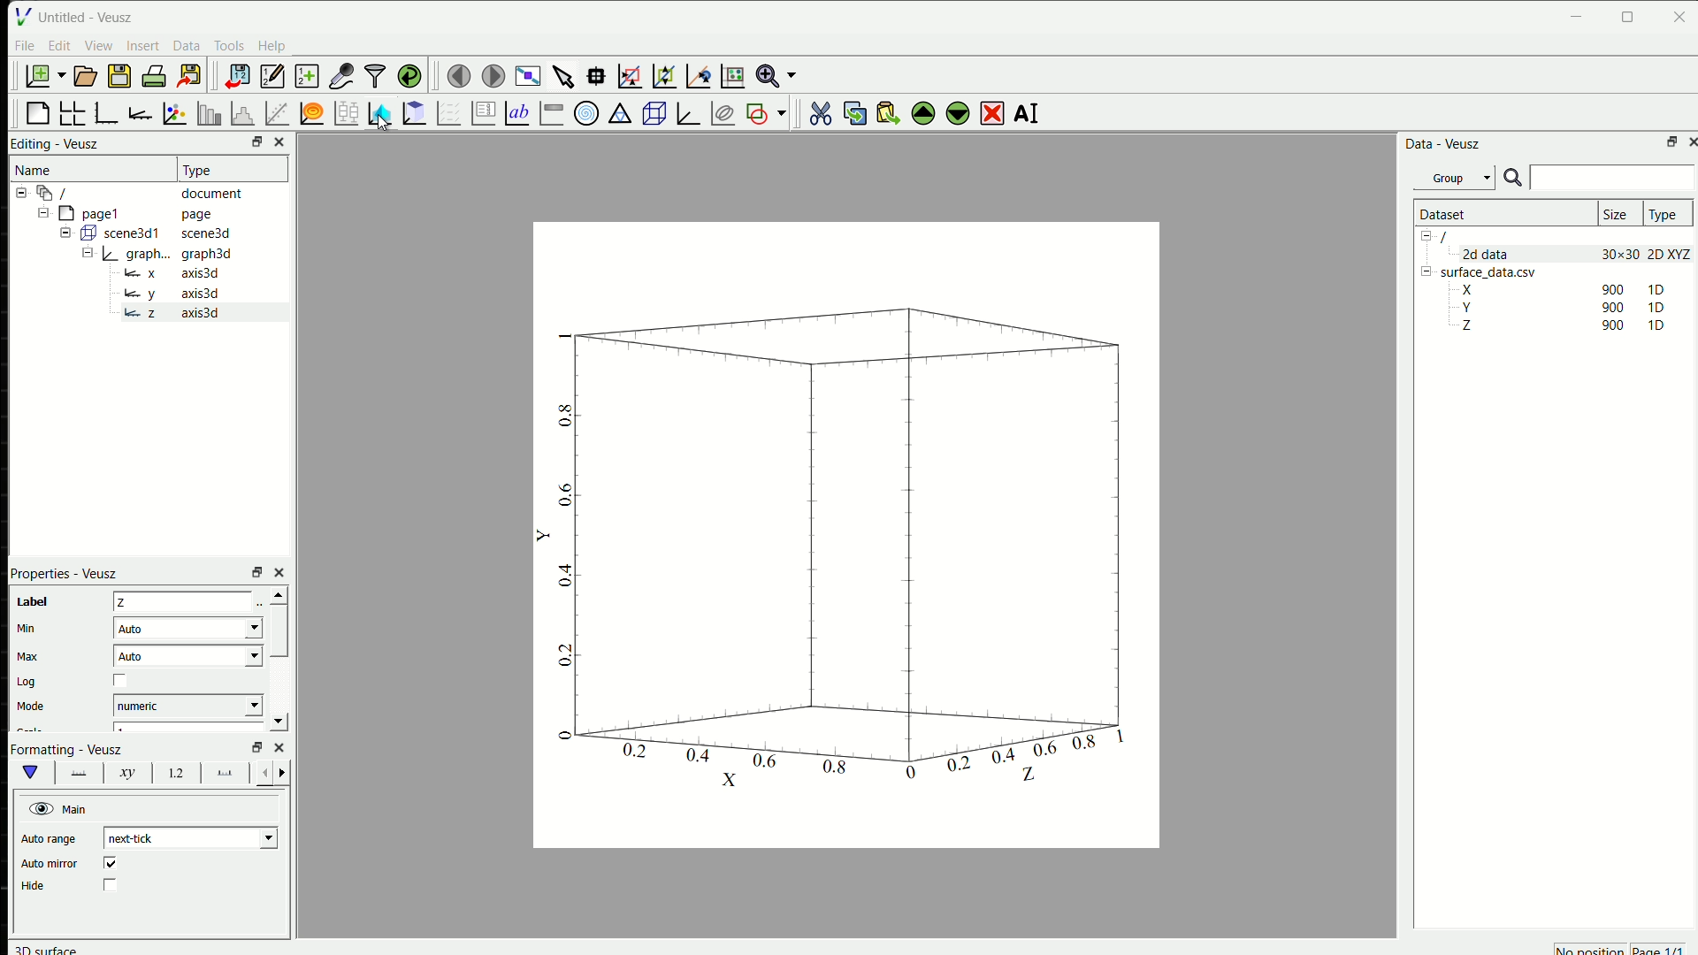  I want to click on reload link datasets, so click(410, 76).